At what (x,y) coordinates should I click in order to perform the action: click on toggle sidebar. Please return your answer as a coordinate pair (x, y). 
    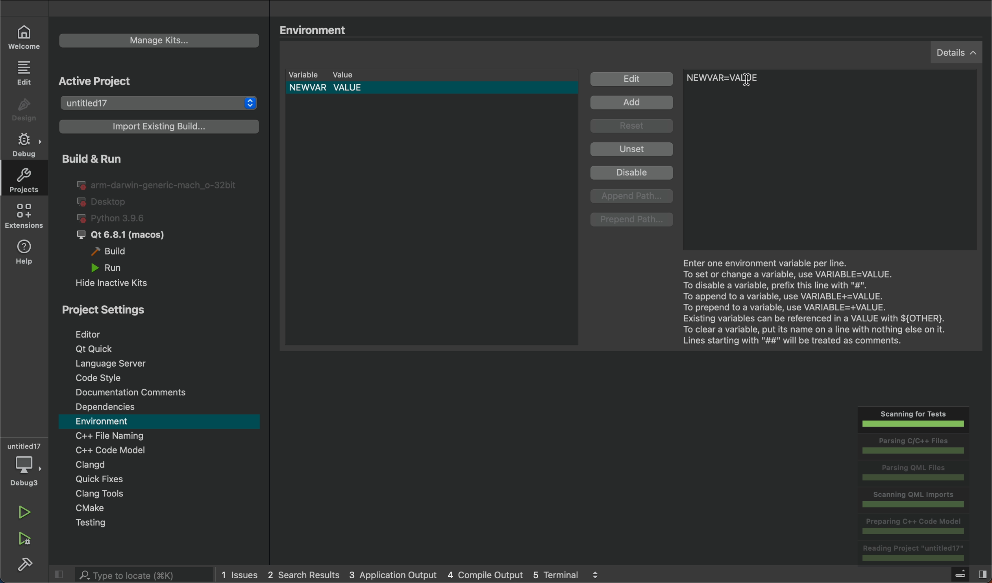
    Looking at the image, I should click on (965, 574).